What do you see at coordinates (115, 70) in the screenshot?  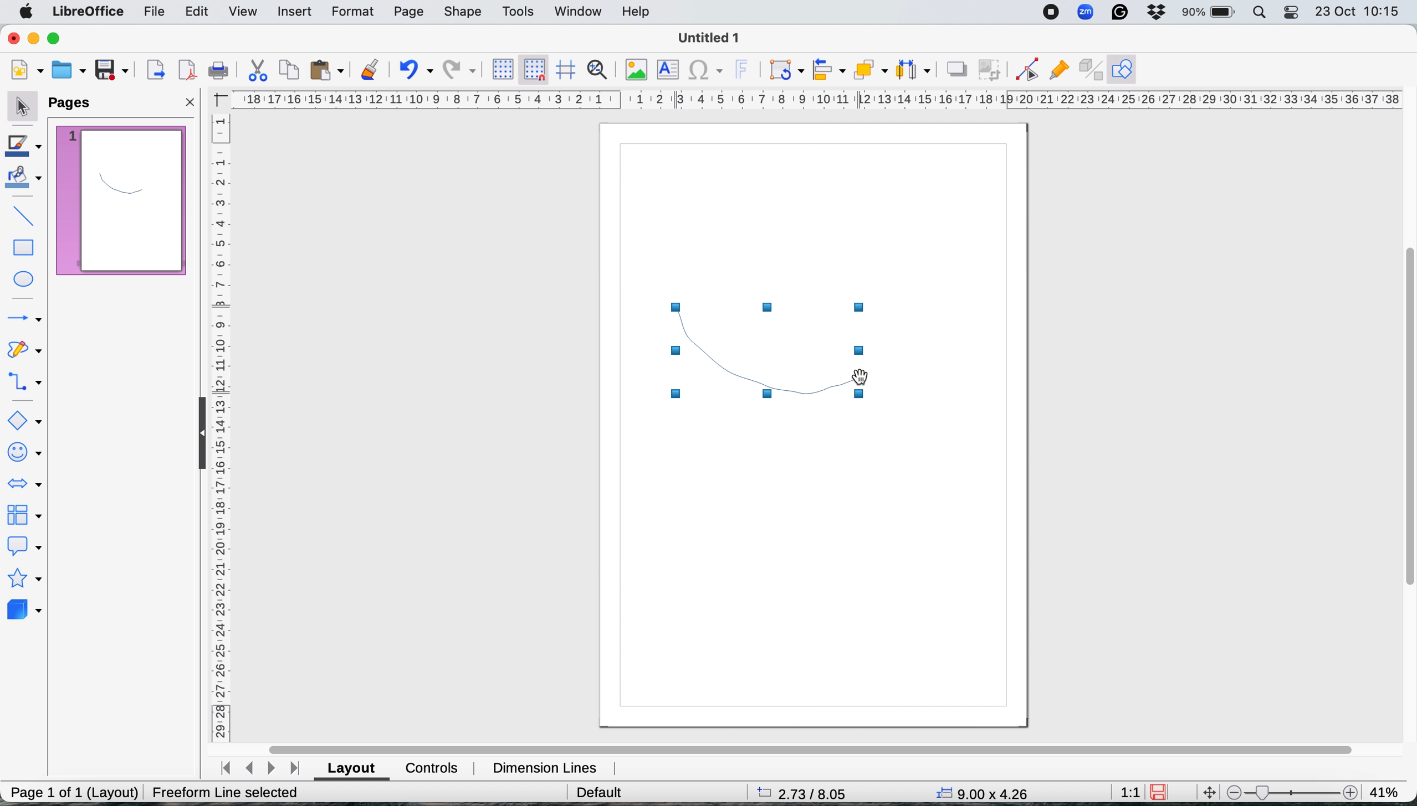 I see `save` at bounding box center [115, 70].